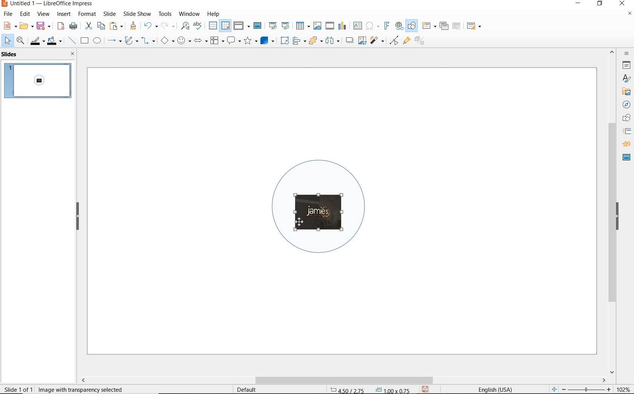  Describe the element at coordinates (73, 25) in the screenshot. I see `print` at that location.